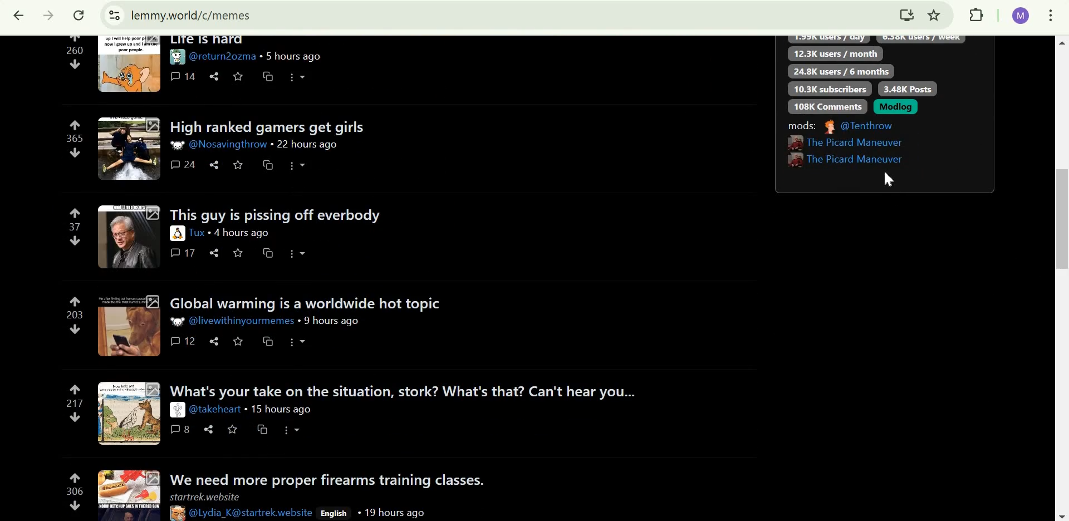 This screenshot has width=1069, height=521. Describe the element at coordinates (185, 165) in the screenshot. I see `24 comments` at that location.